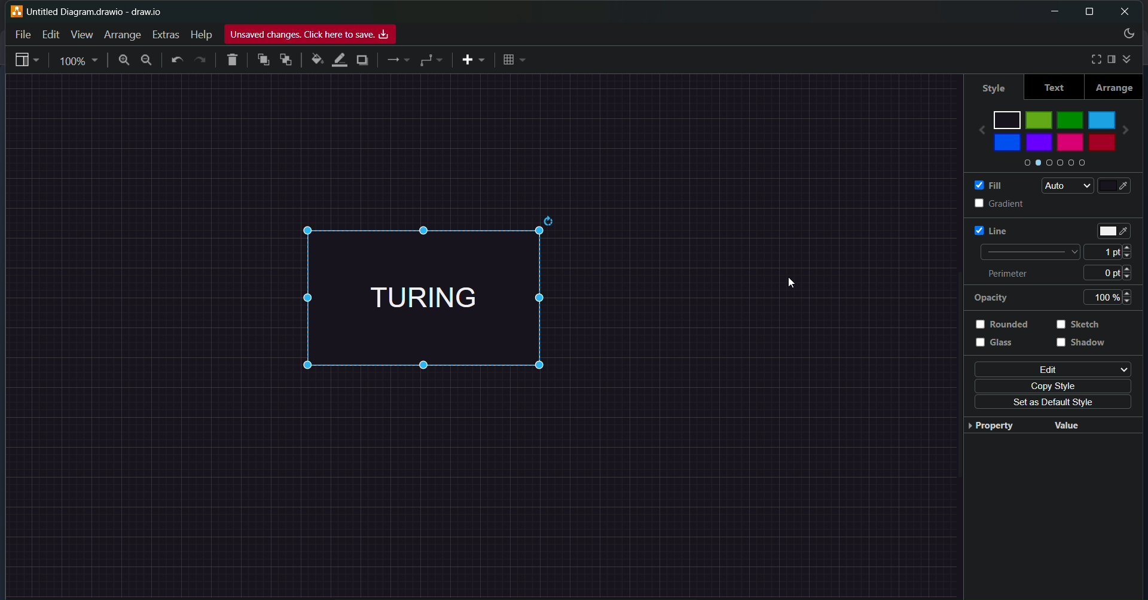 The width and height of the screenshot is (1148, 600). What do you see at coordinates (1027, 252) in the screenshot?
I see `current line` at bounding box center [1027, 252].